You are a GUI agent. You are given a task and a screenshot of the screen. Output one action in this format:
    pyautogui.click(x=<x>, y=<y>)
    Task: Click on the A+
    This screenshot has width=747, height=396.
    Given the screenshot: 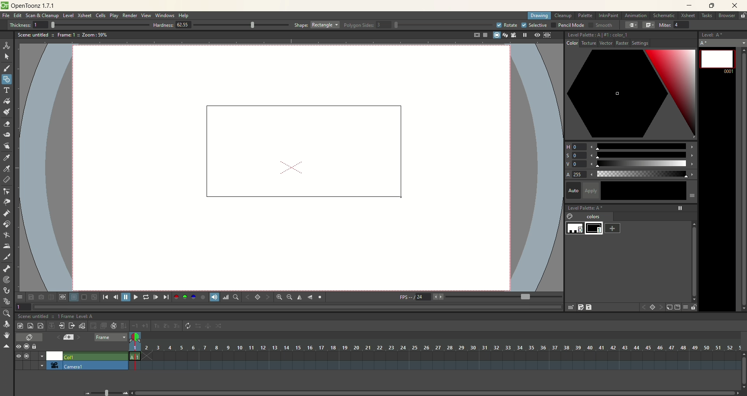 What is the action you would take?
    pyautogui.click(x=723, y=43)
    